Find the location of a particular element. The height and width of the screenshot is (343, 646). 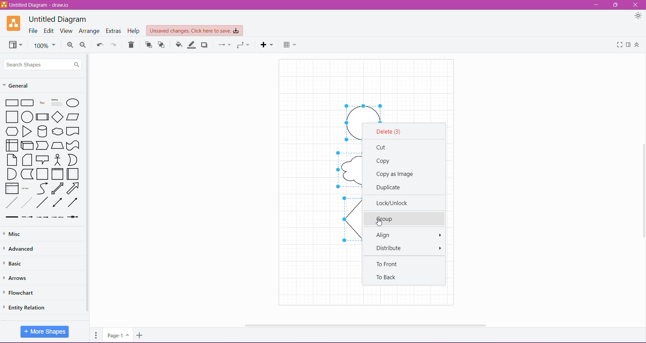

Waypoints is located at coordinates (243, 45).